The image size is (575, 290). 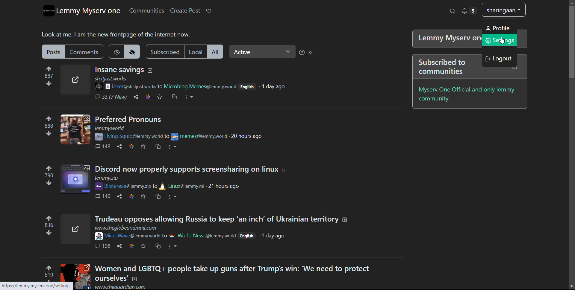 I want to click on Preferred Pronouns, so click(x=129, y=119).